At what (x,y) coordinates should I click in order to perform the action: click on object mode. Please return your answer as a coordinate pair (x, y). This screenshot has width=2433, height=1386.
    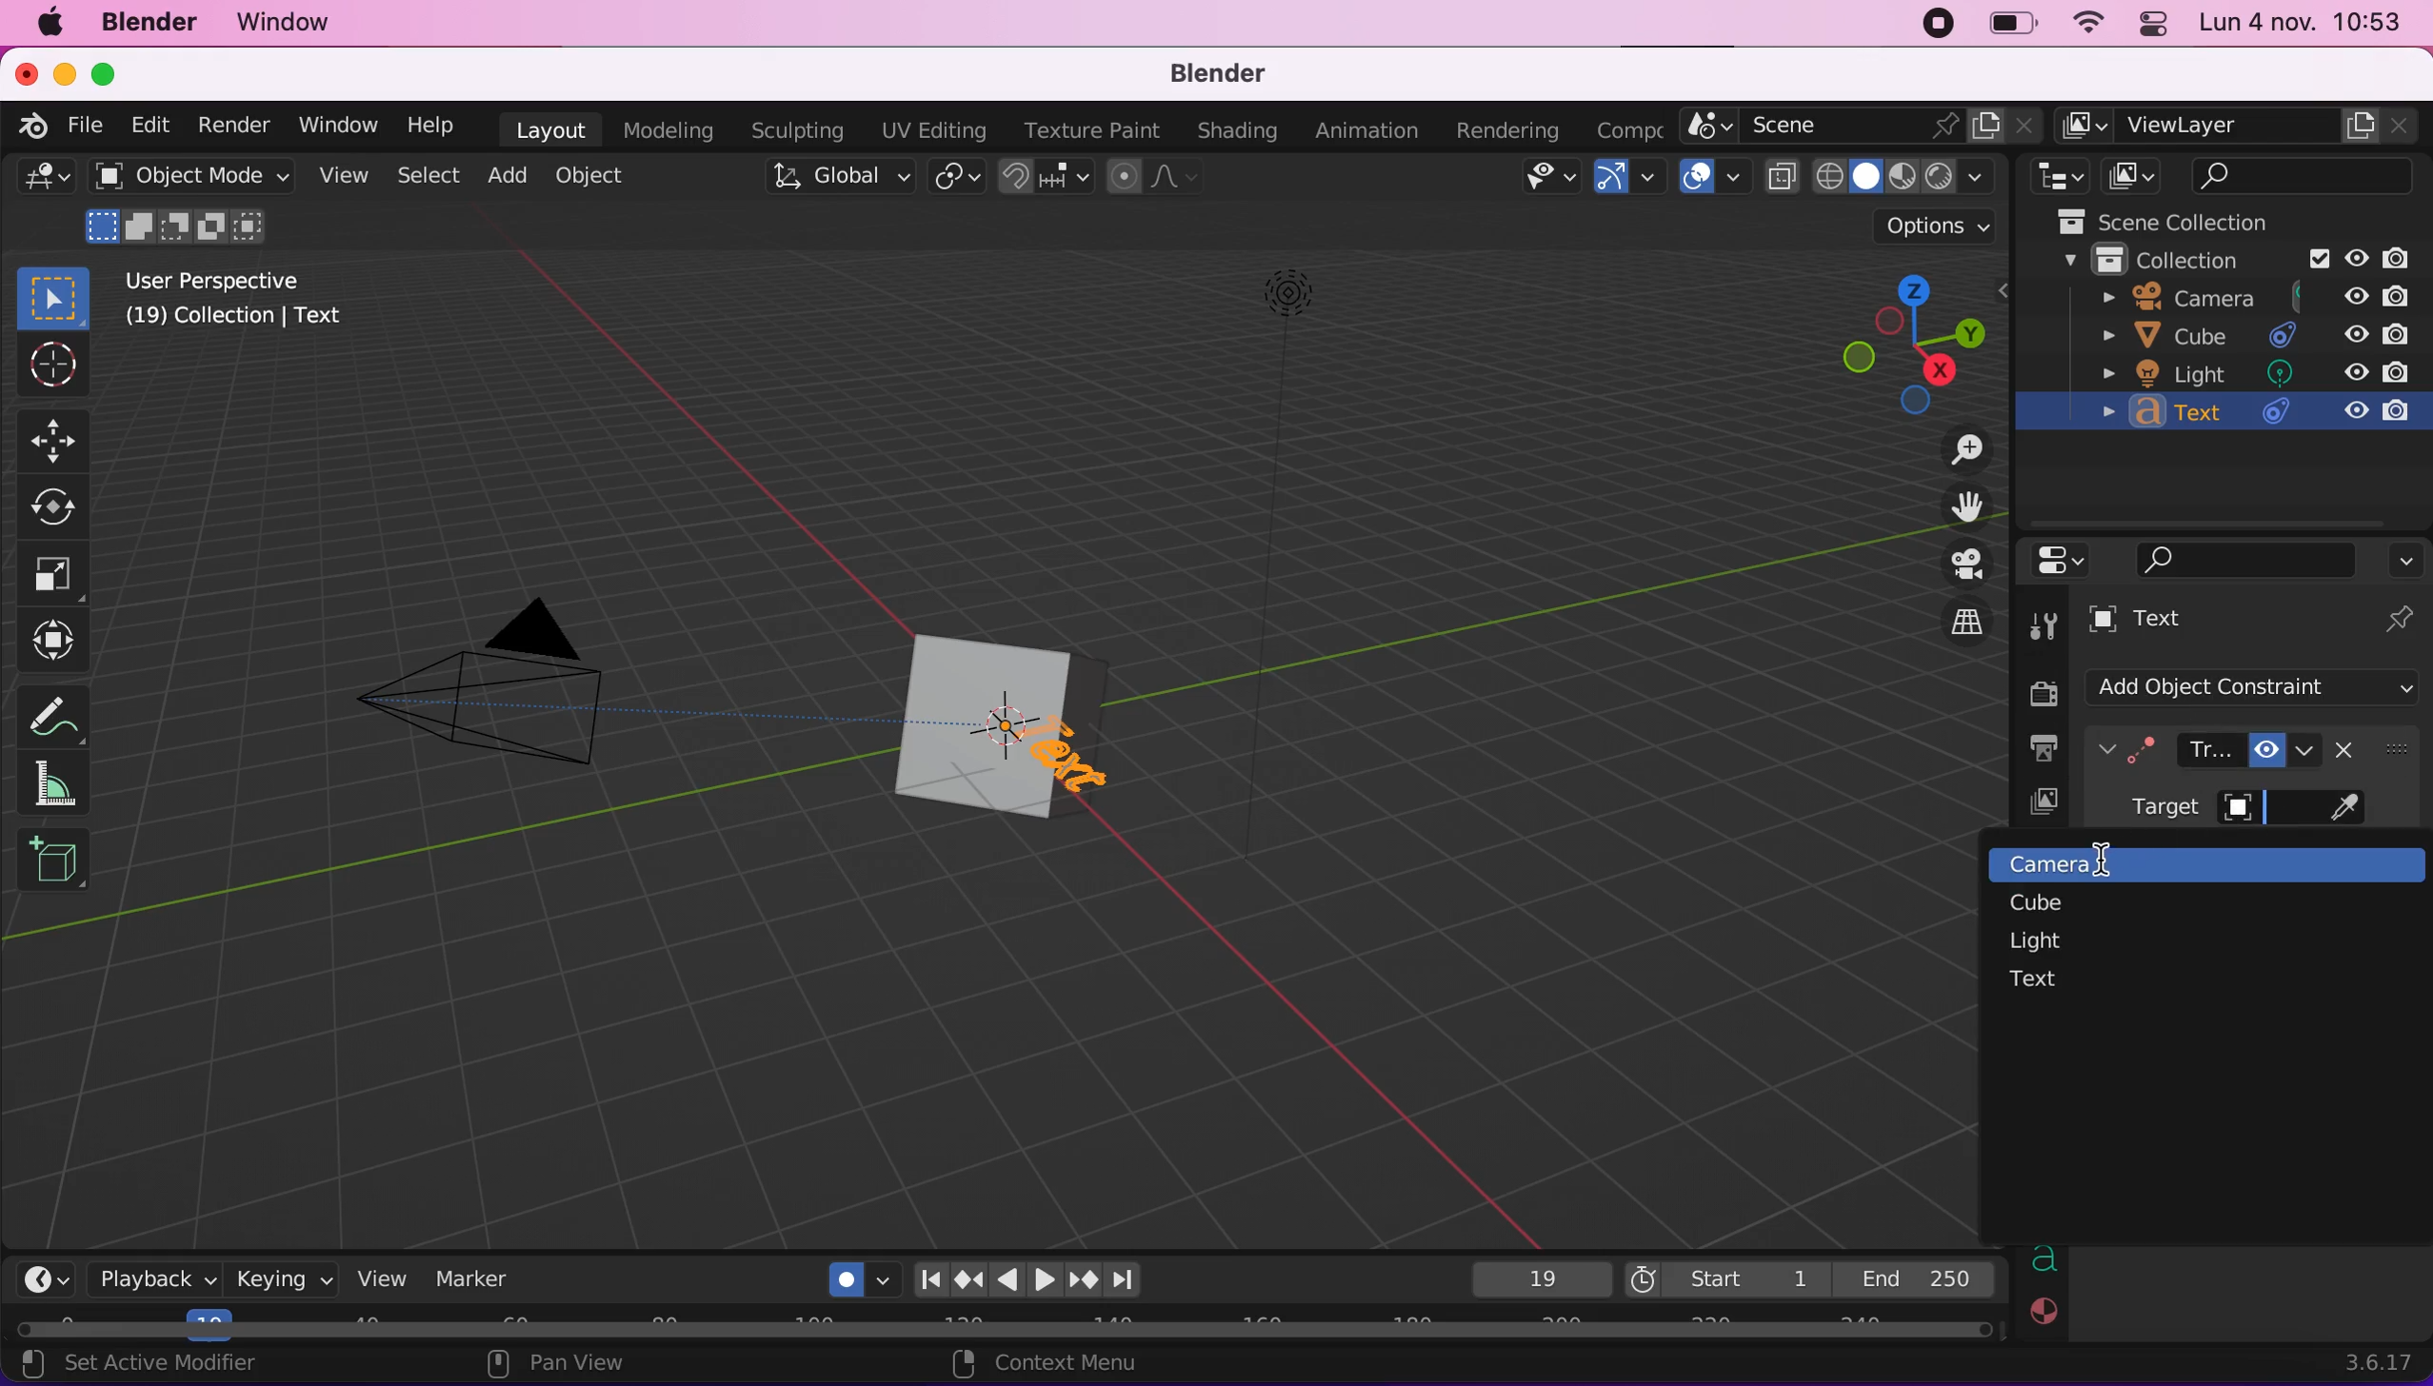
    Looking at the image, I should click on (194, 207).